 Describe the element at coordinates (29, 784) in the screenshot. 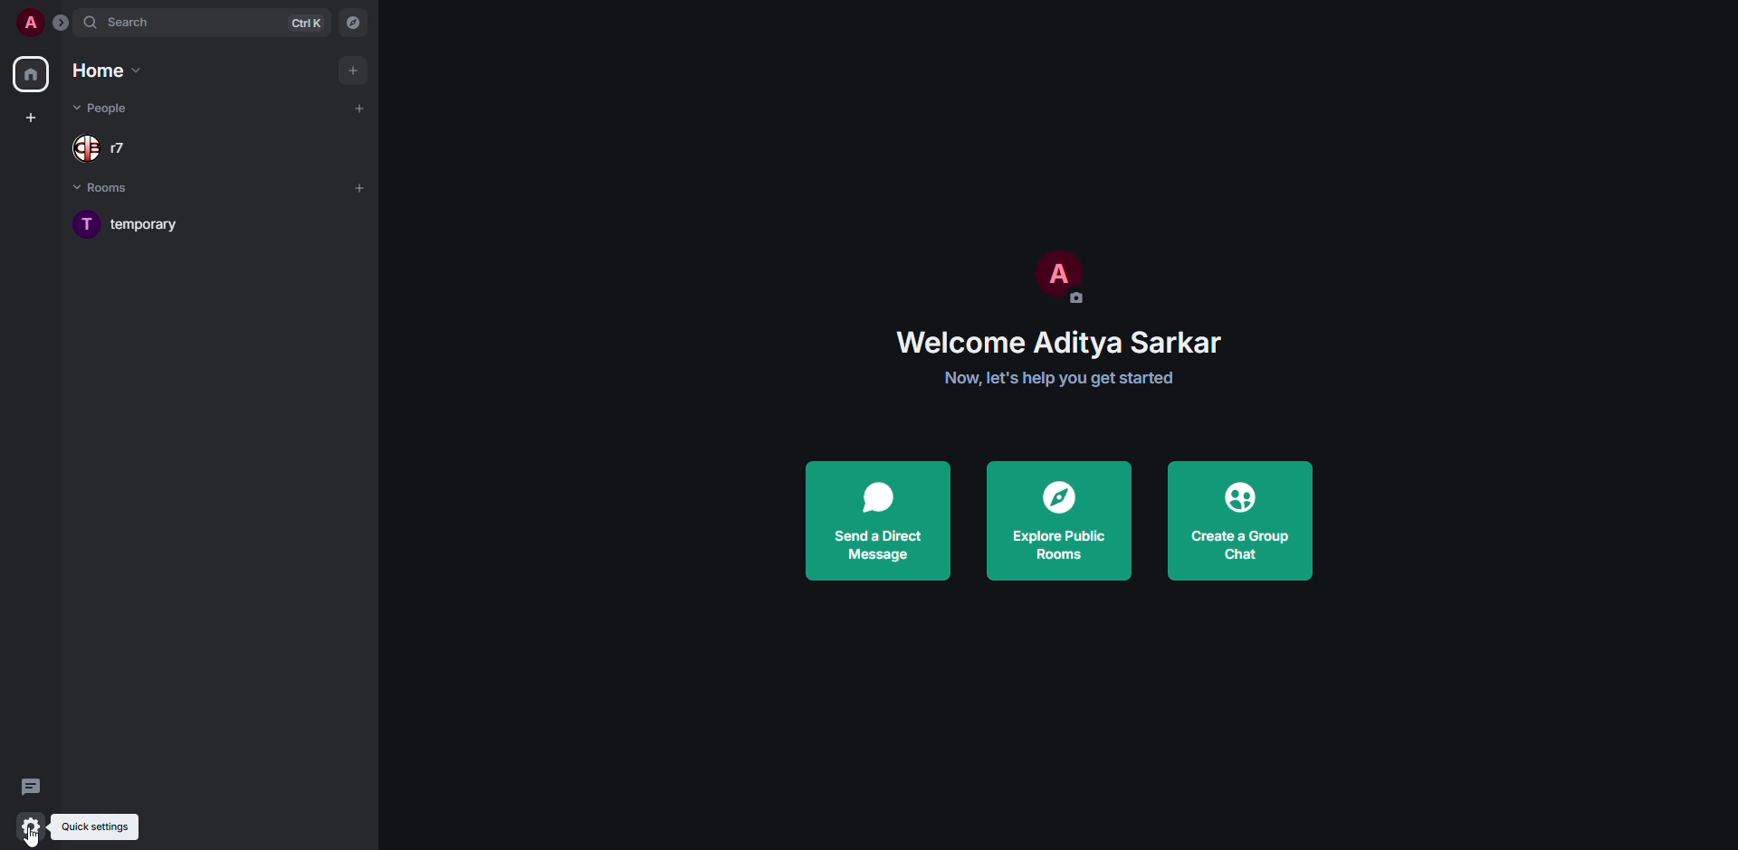

I see `threads` at that location.